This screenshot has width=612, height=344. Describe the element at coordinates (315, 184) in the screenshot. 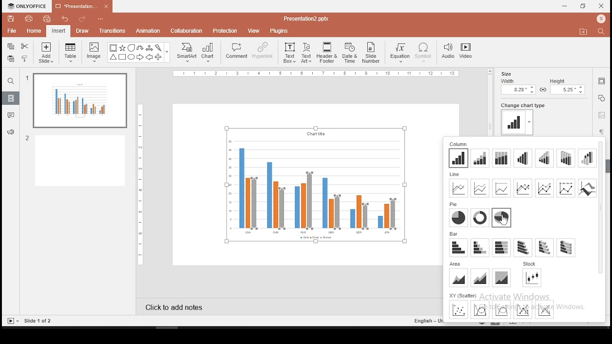

I see `bar chart` at that location.